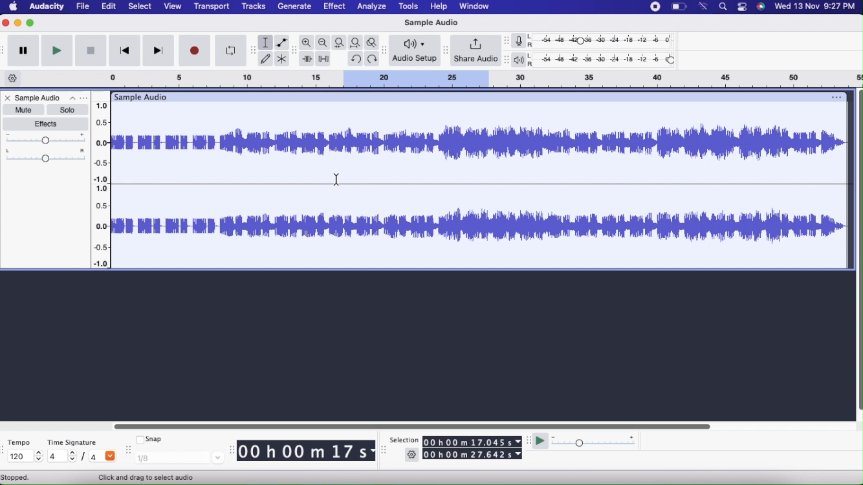  What do you see at coordinates (108, 6) in the screenshot?
I see `Edit` at bounding box center [108, 6].